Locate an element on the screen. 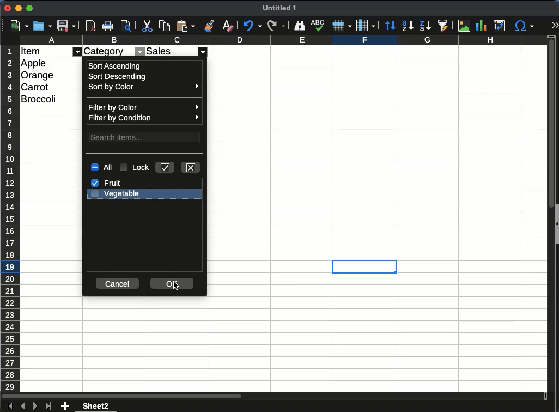  close is located at coordinates (7, 8).